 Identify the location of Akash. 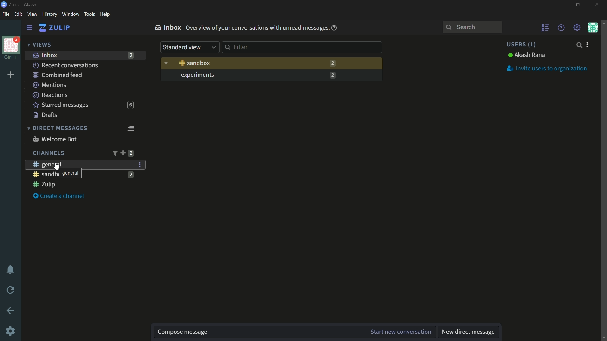
(31, 5).